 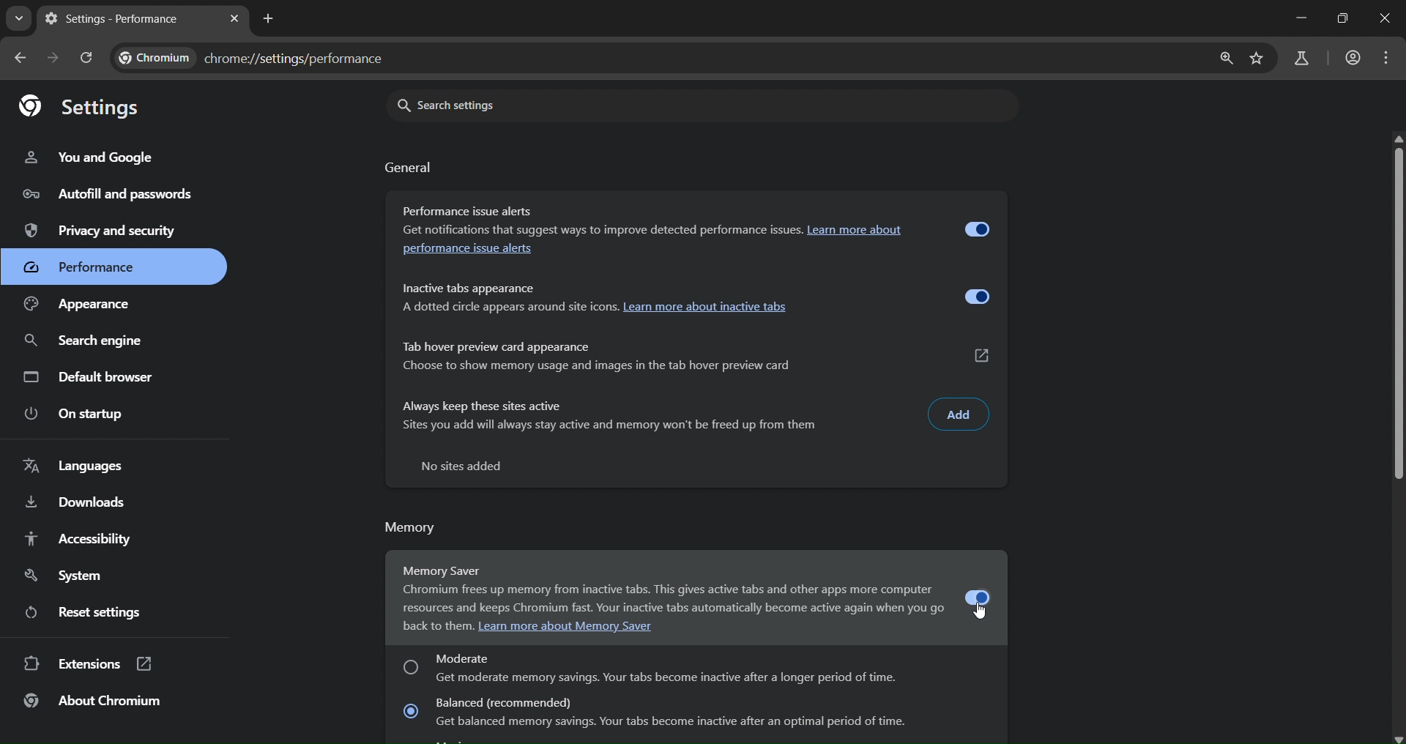 What do you see at coordinates (468, 467) in the screenshot?
I see `text` at bounding box center [468, 467].